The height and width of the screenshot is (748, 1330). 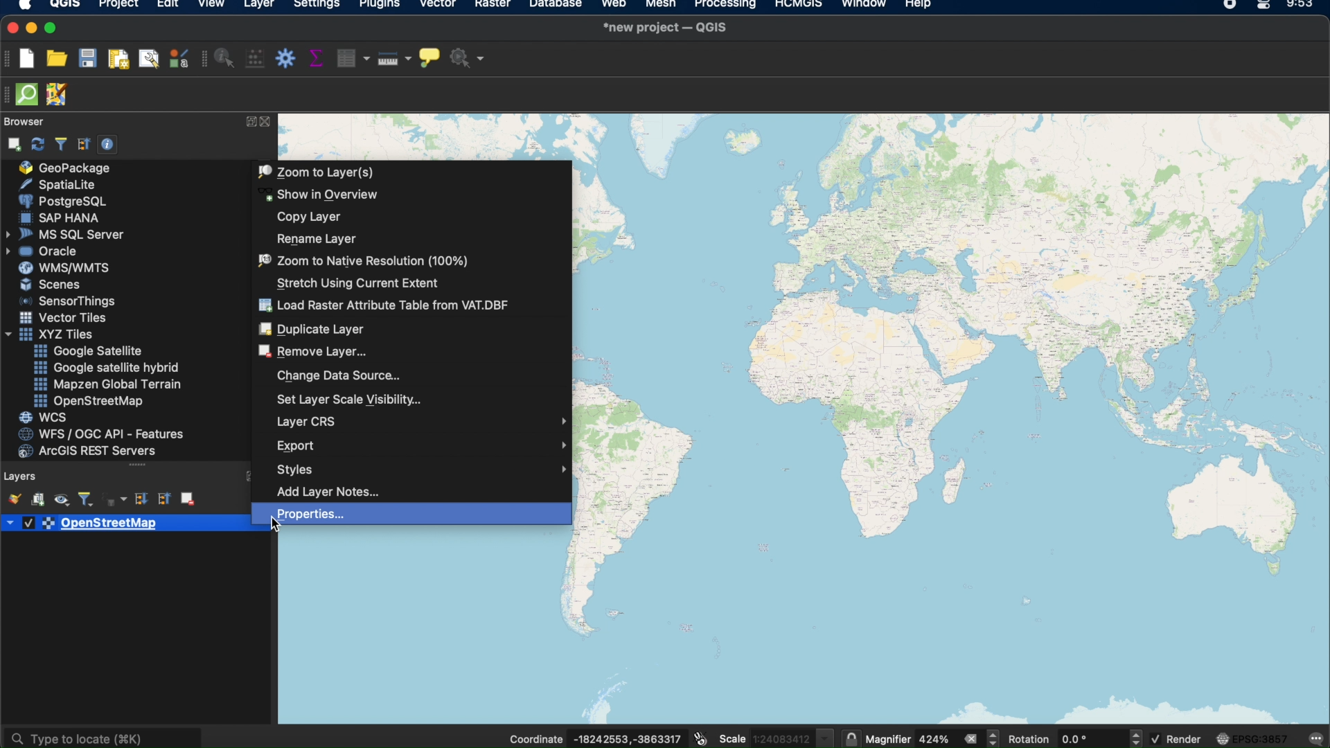 I want to click on open the layer styling panel, so click(x=12, y=498).